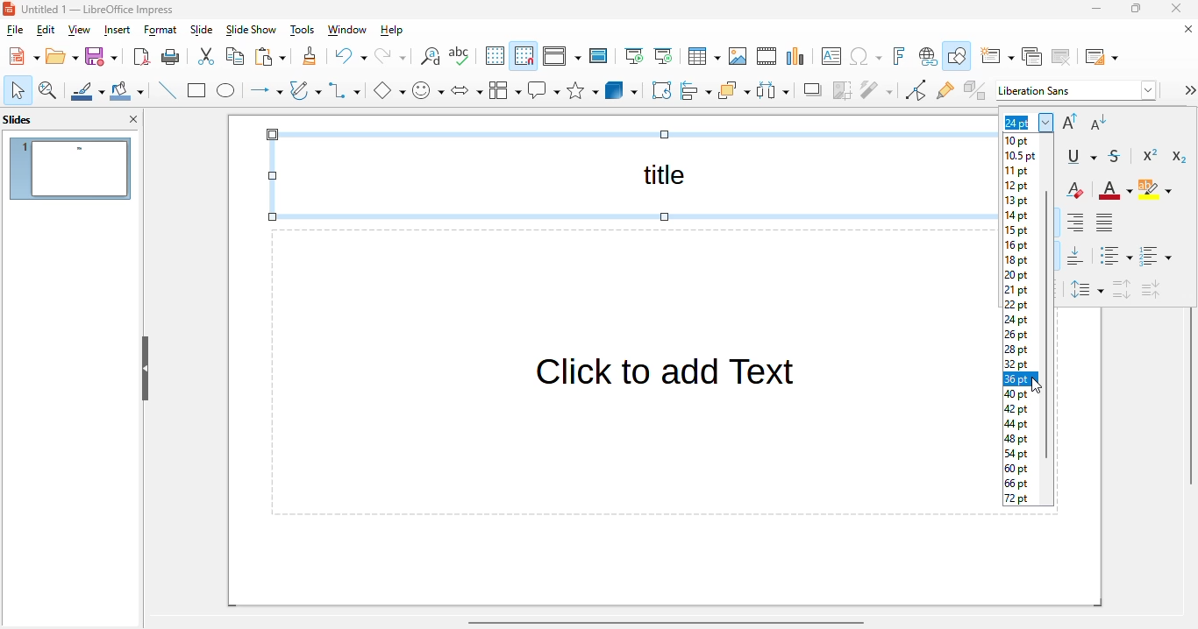 This screenshot has height=629, width=1198. I want to click on connectors, so click(345, 90).